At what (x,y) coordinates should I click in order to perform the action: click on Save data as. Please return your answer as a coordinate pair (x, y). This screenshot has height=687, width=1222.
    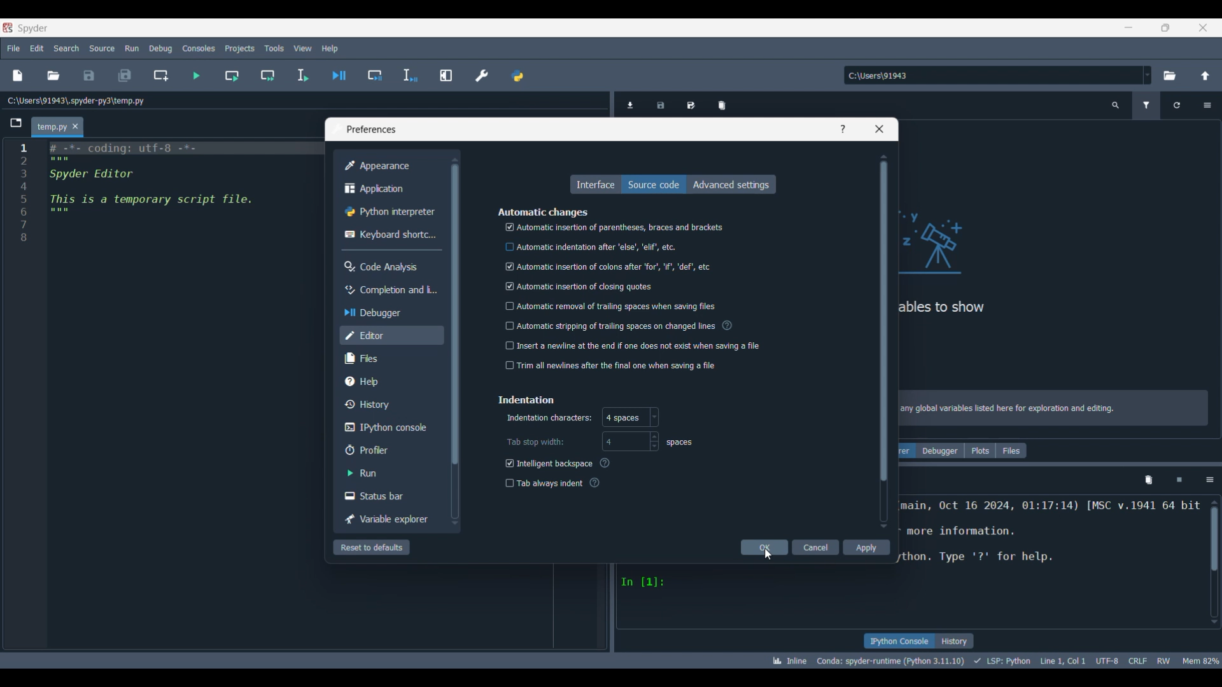
    Looking at the image, I should click on (691, 104).